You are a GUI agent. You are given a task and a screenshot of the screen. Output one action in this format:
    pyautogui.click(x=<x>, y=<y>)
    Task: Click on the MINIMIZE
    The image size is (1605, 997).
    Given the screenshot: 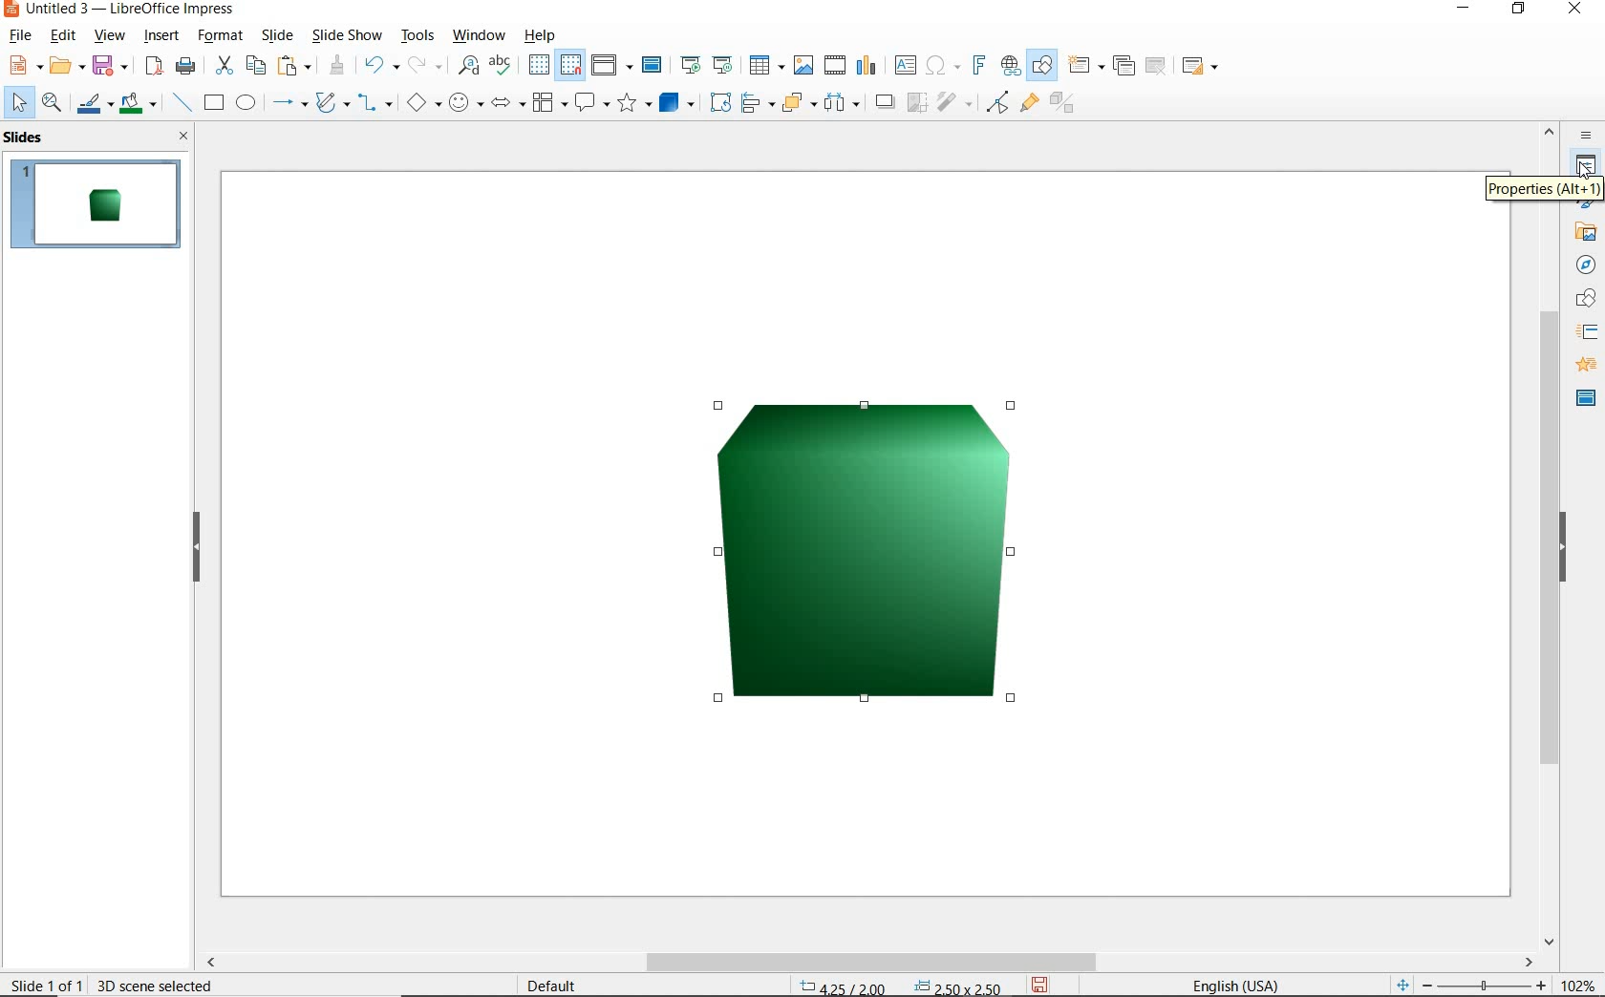 What is the action you would take?
    pyautogui.click(x=1467, y=8)
    